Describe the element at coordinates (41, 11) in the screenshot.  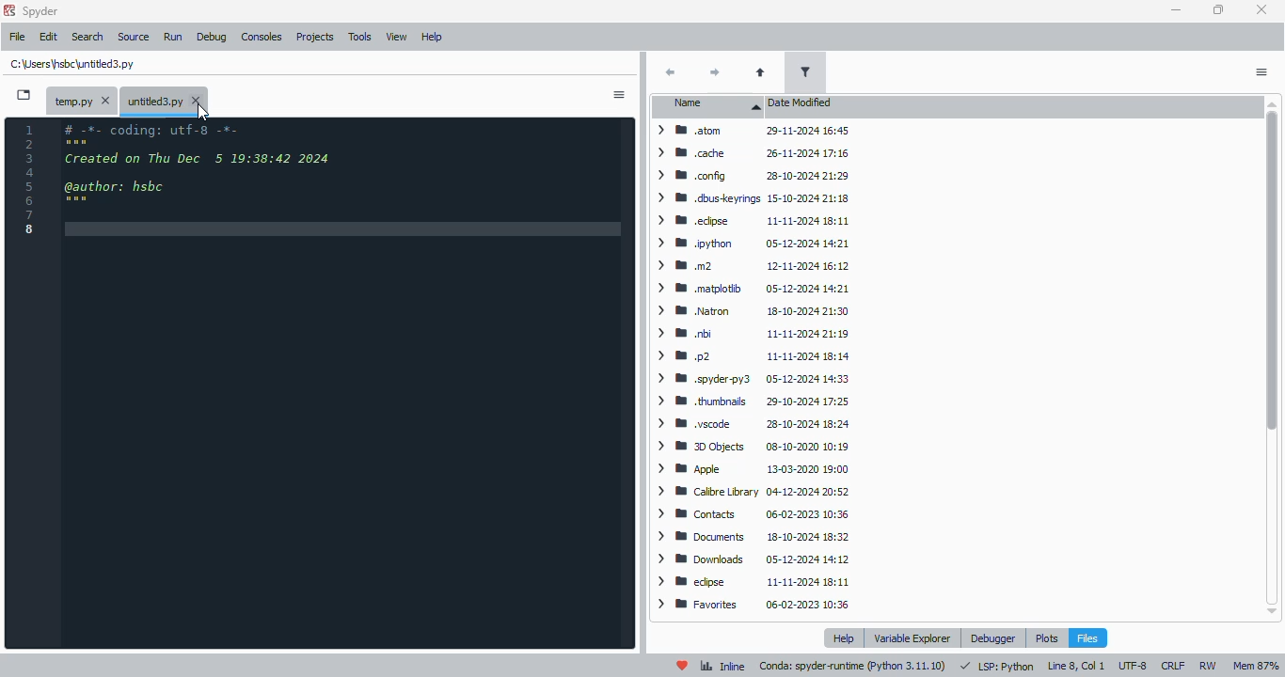
I see `spyder` at that location.